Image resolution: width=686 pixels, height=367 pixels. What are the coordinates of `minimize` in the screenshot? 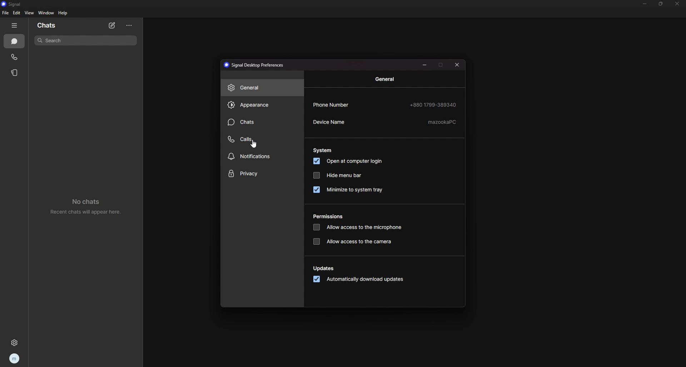 It's located at (645, 4).